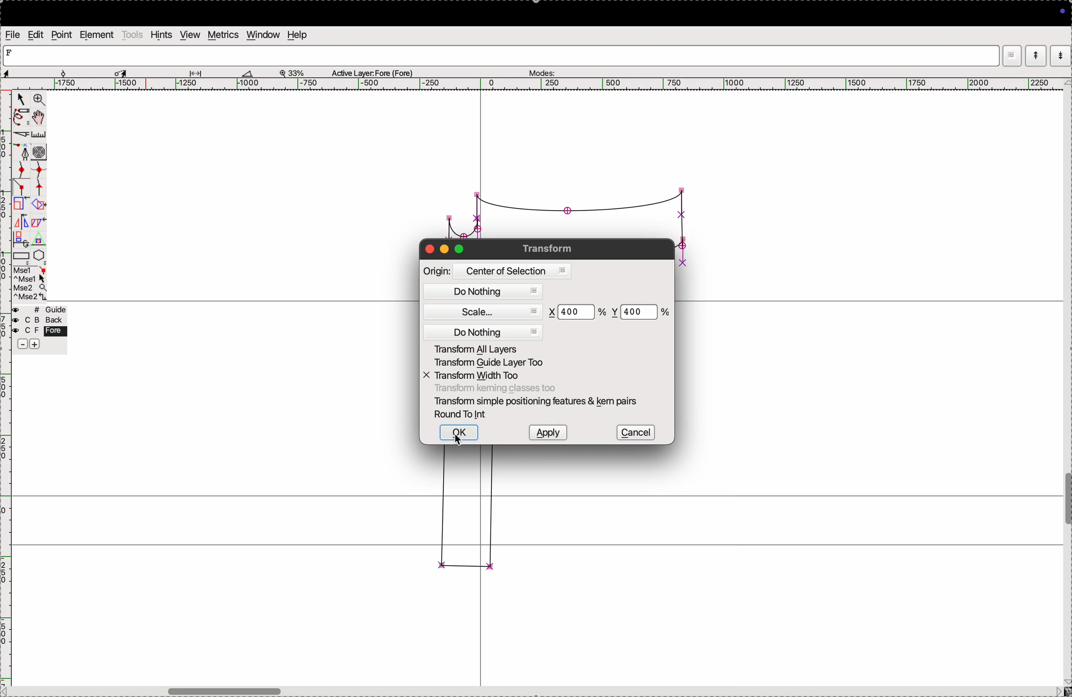  Describe the element at coordinates (296, 35) in the screenshot. I see `help` at that location.